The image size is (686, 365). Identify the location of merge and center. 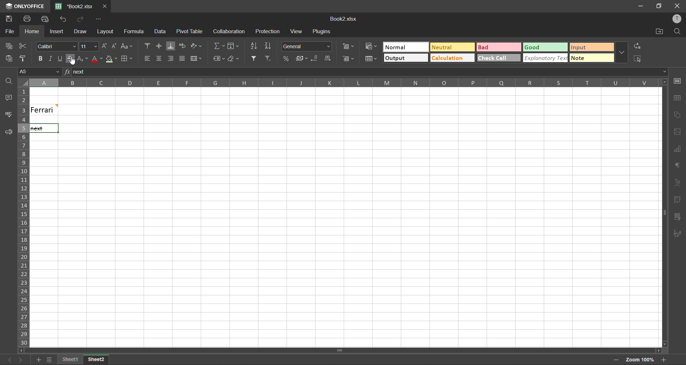
(197, 59).